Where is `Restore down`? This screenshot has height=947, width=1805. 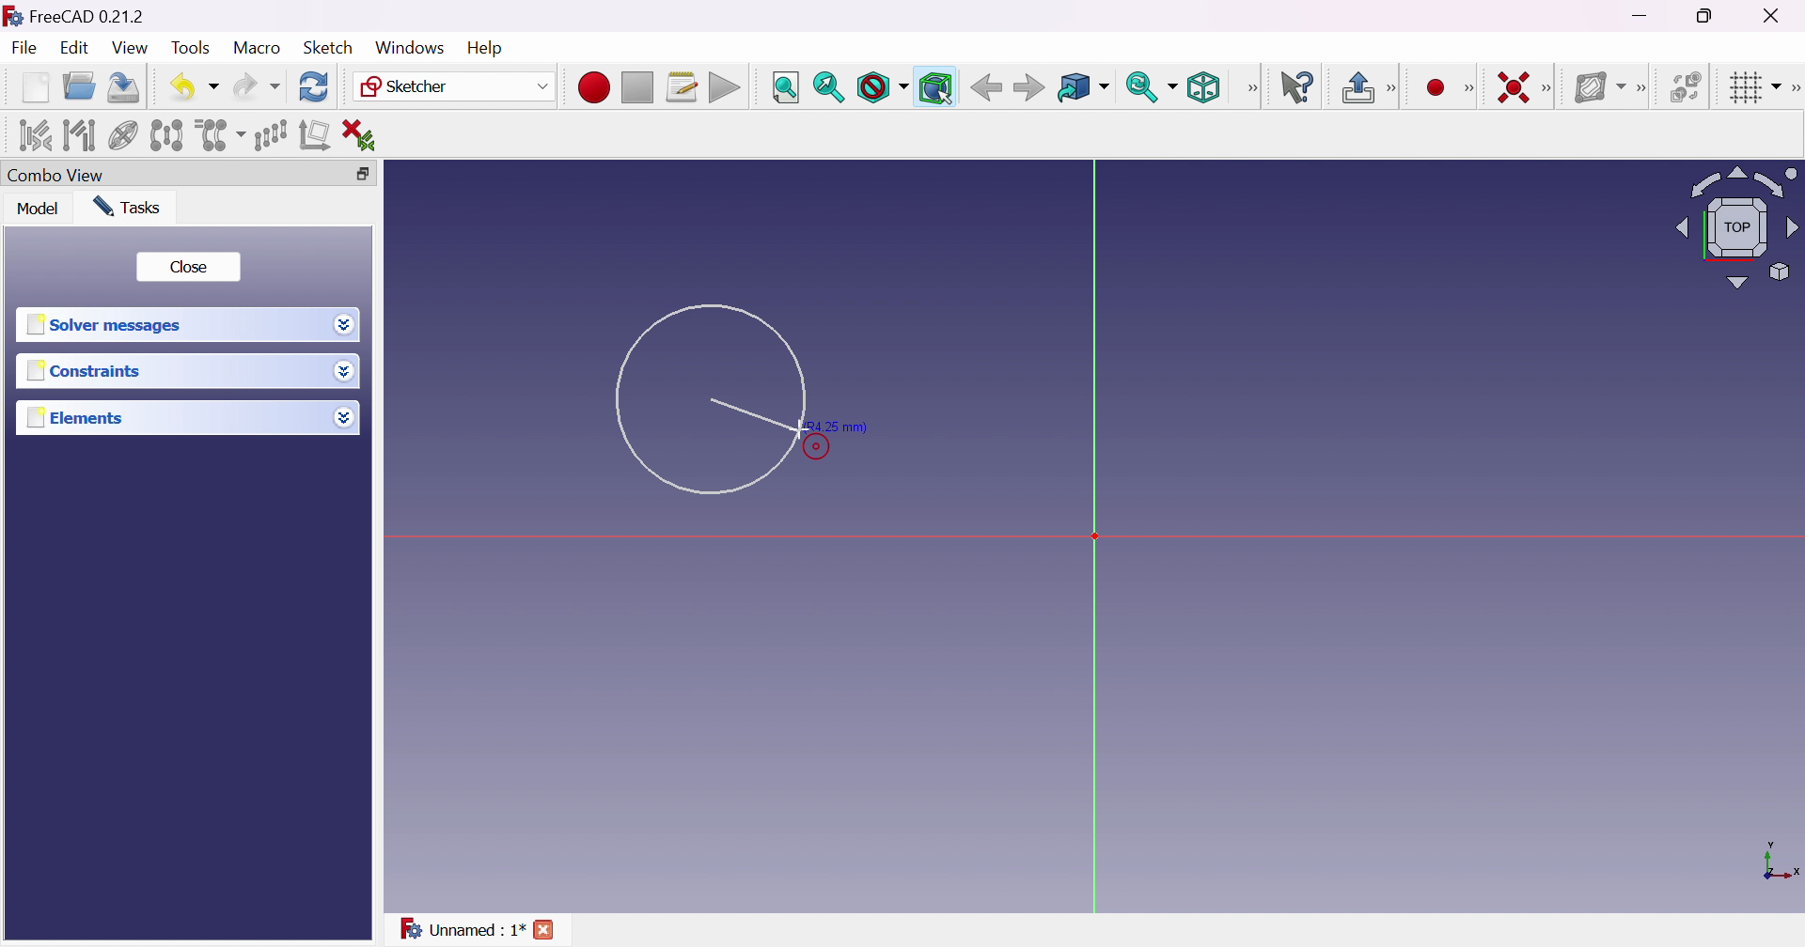 Restore down is located at coordinates (361, 174).